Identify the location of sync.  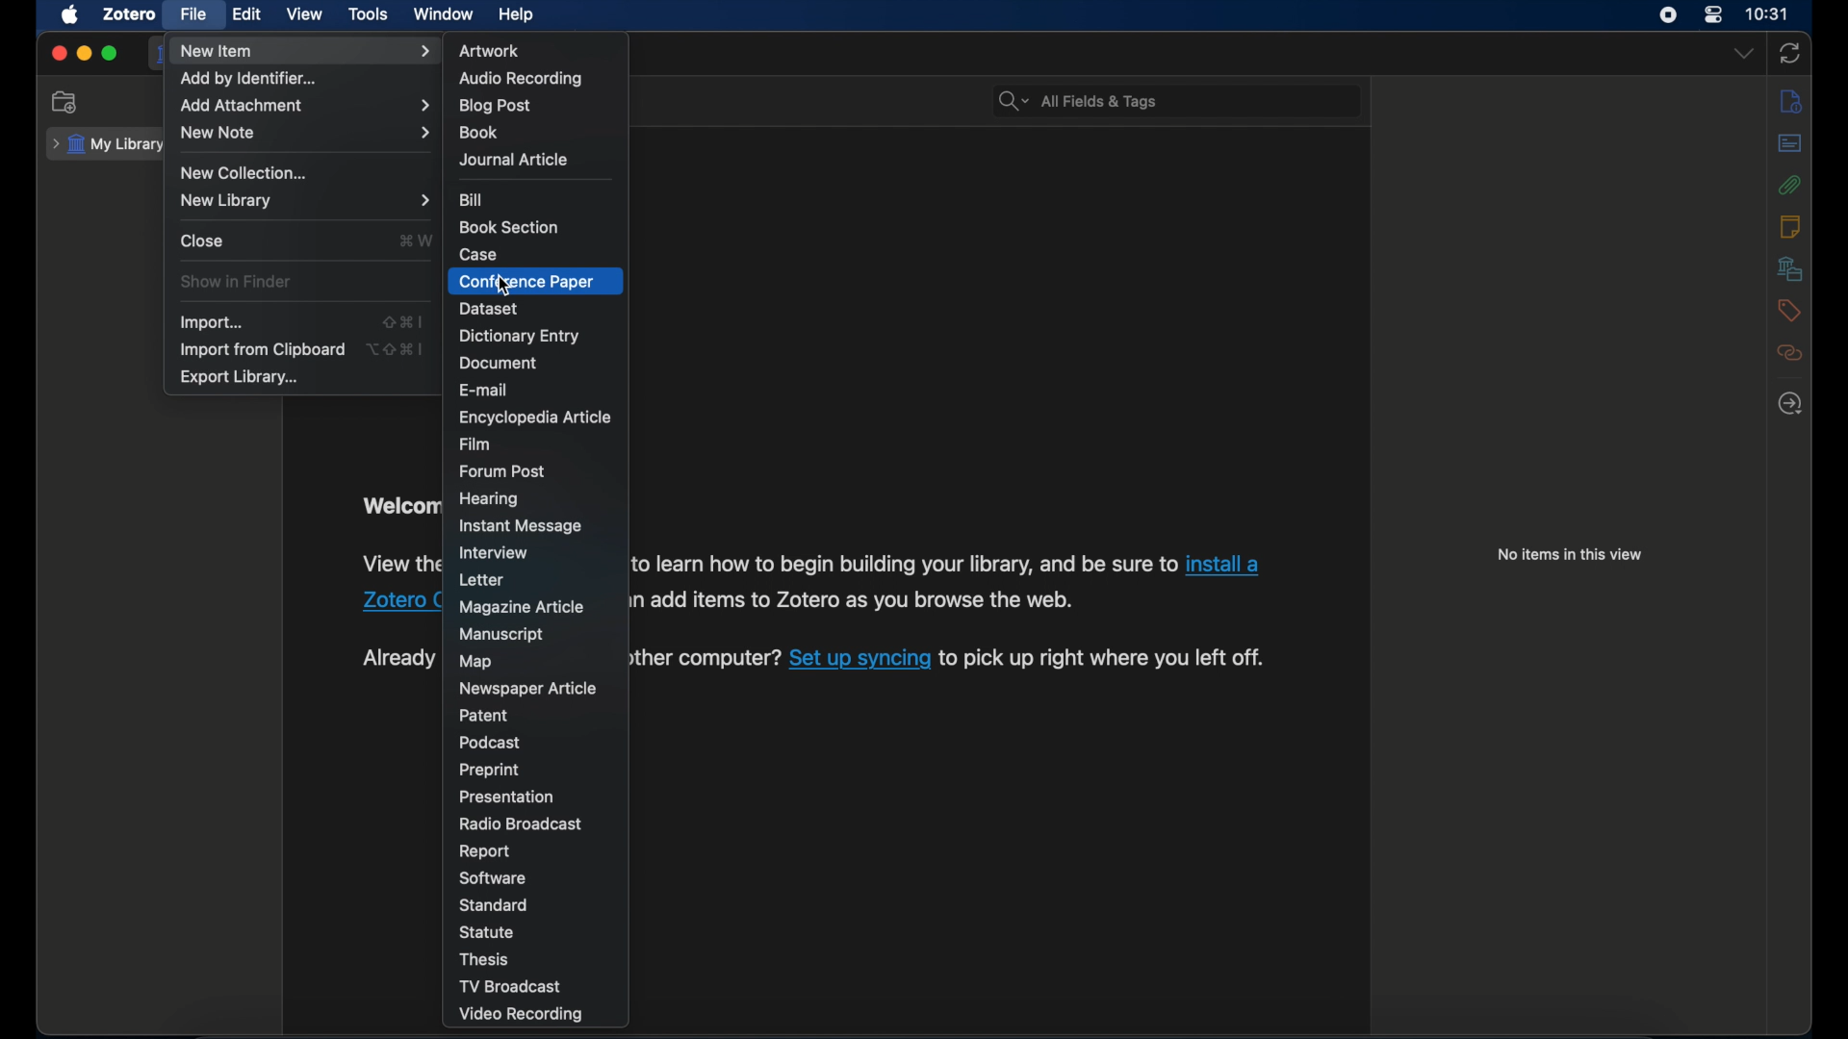
(1790, 54).